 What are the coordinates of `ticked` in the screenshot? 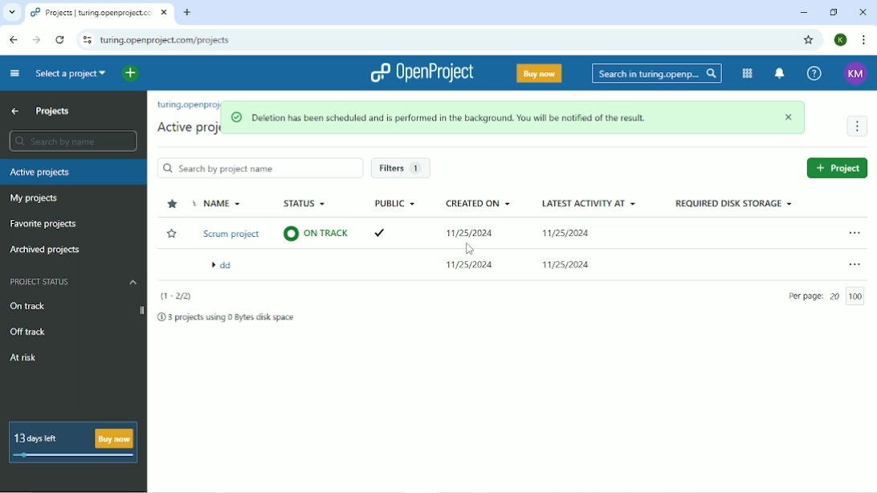 It's located at (385, 234).